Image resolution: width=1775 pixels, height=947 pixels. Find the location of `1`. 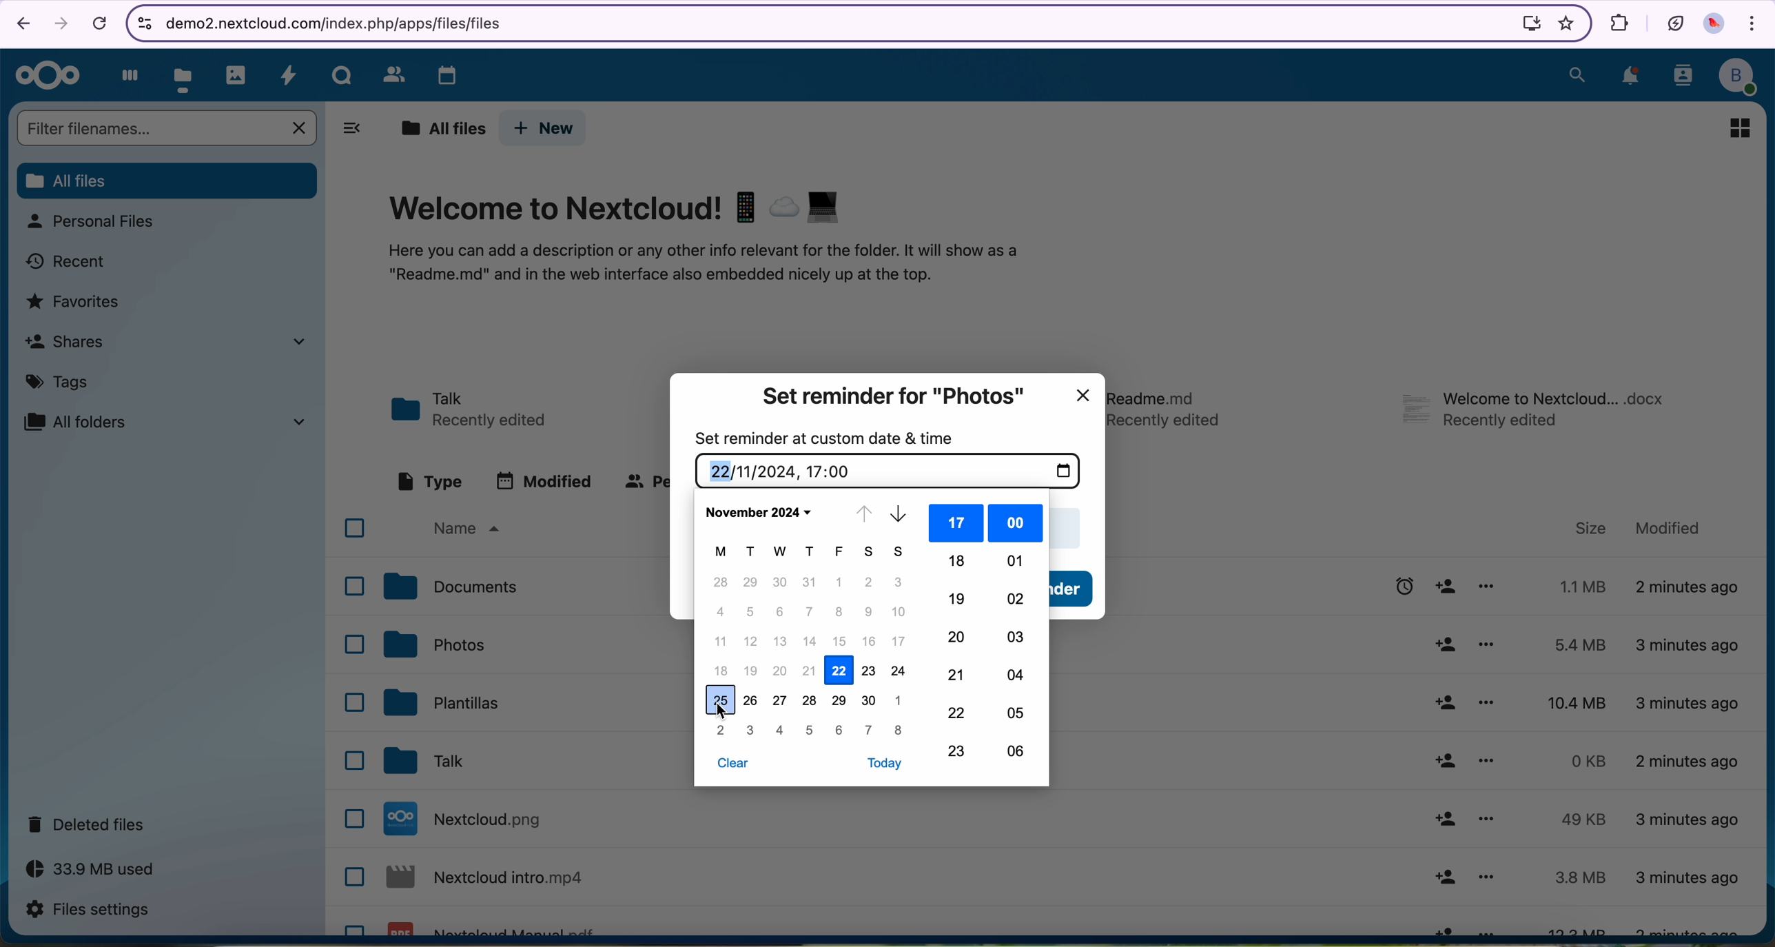

1 is located at coordinates (839, 583).